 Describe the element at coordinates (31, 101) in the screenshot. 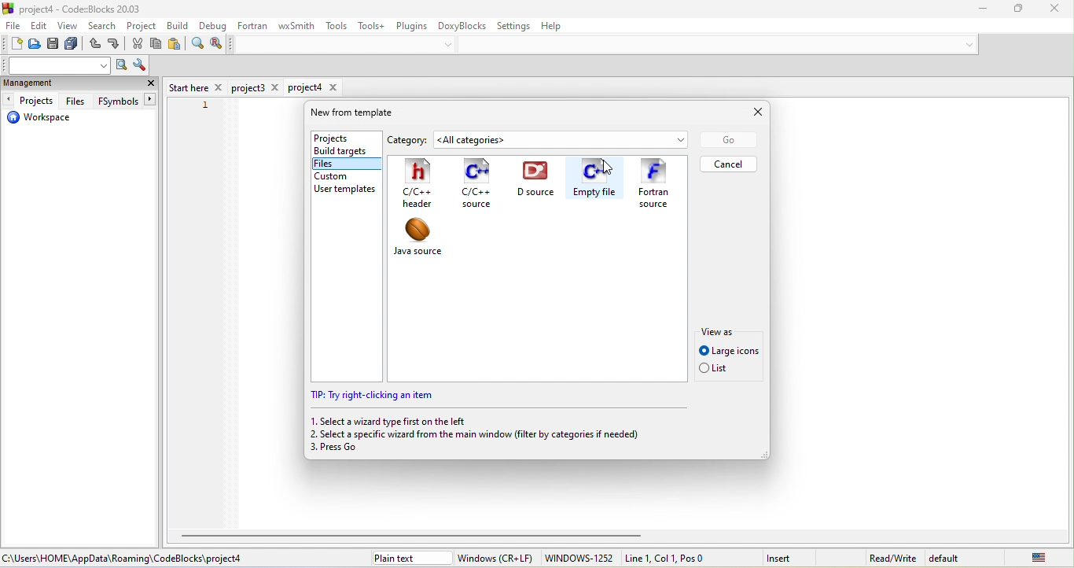

I see `projects` at that location.